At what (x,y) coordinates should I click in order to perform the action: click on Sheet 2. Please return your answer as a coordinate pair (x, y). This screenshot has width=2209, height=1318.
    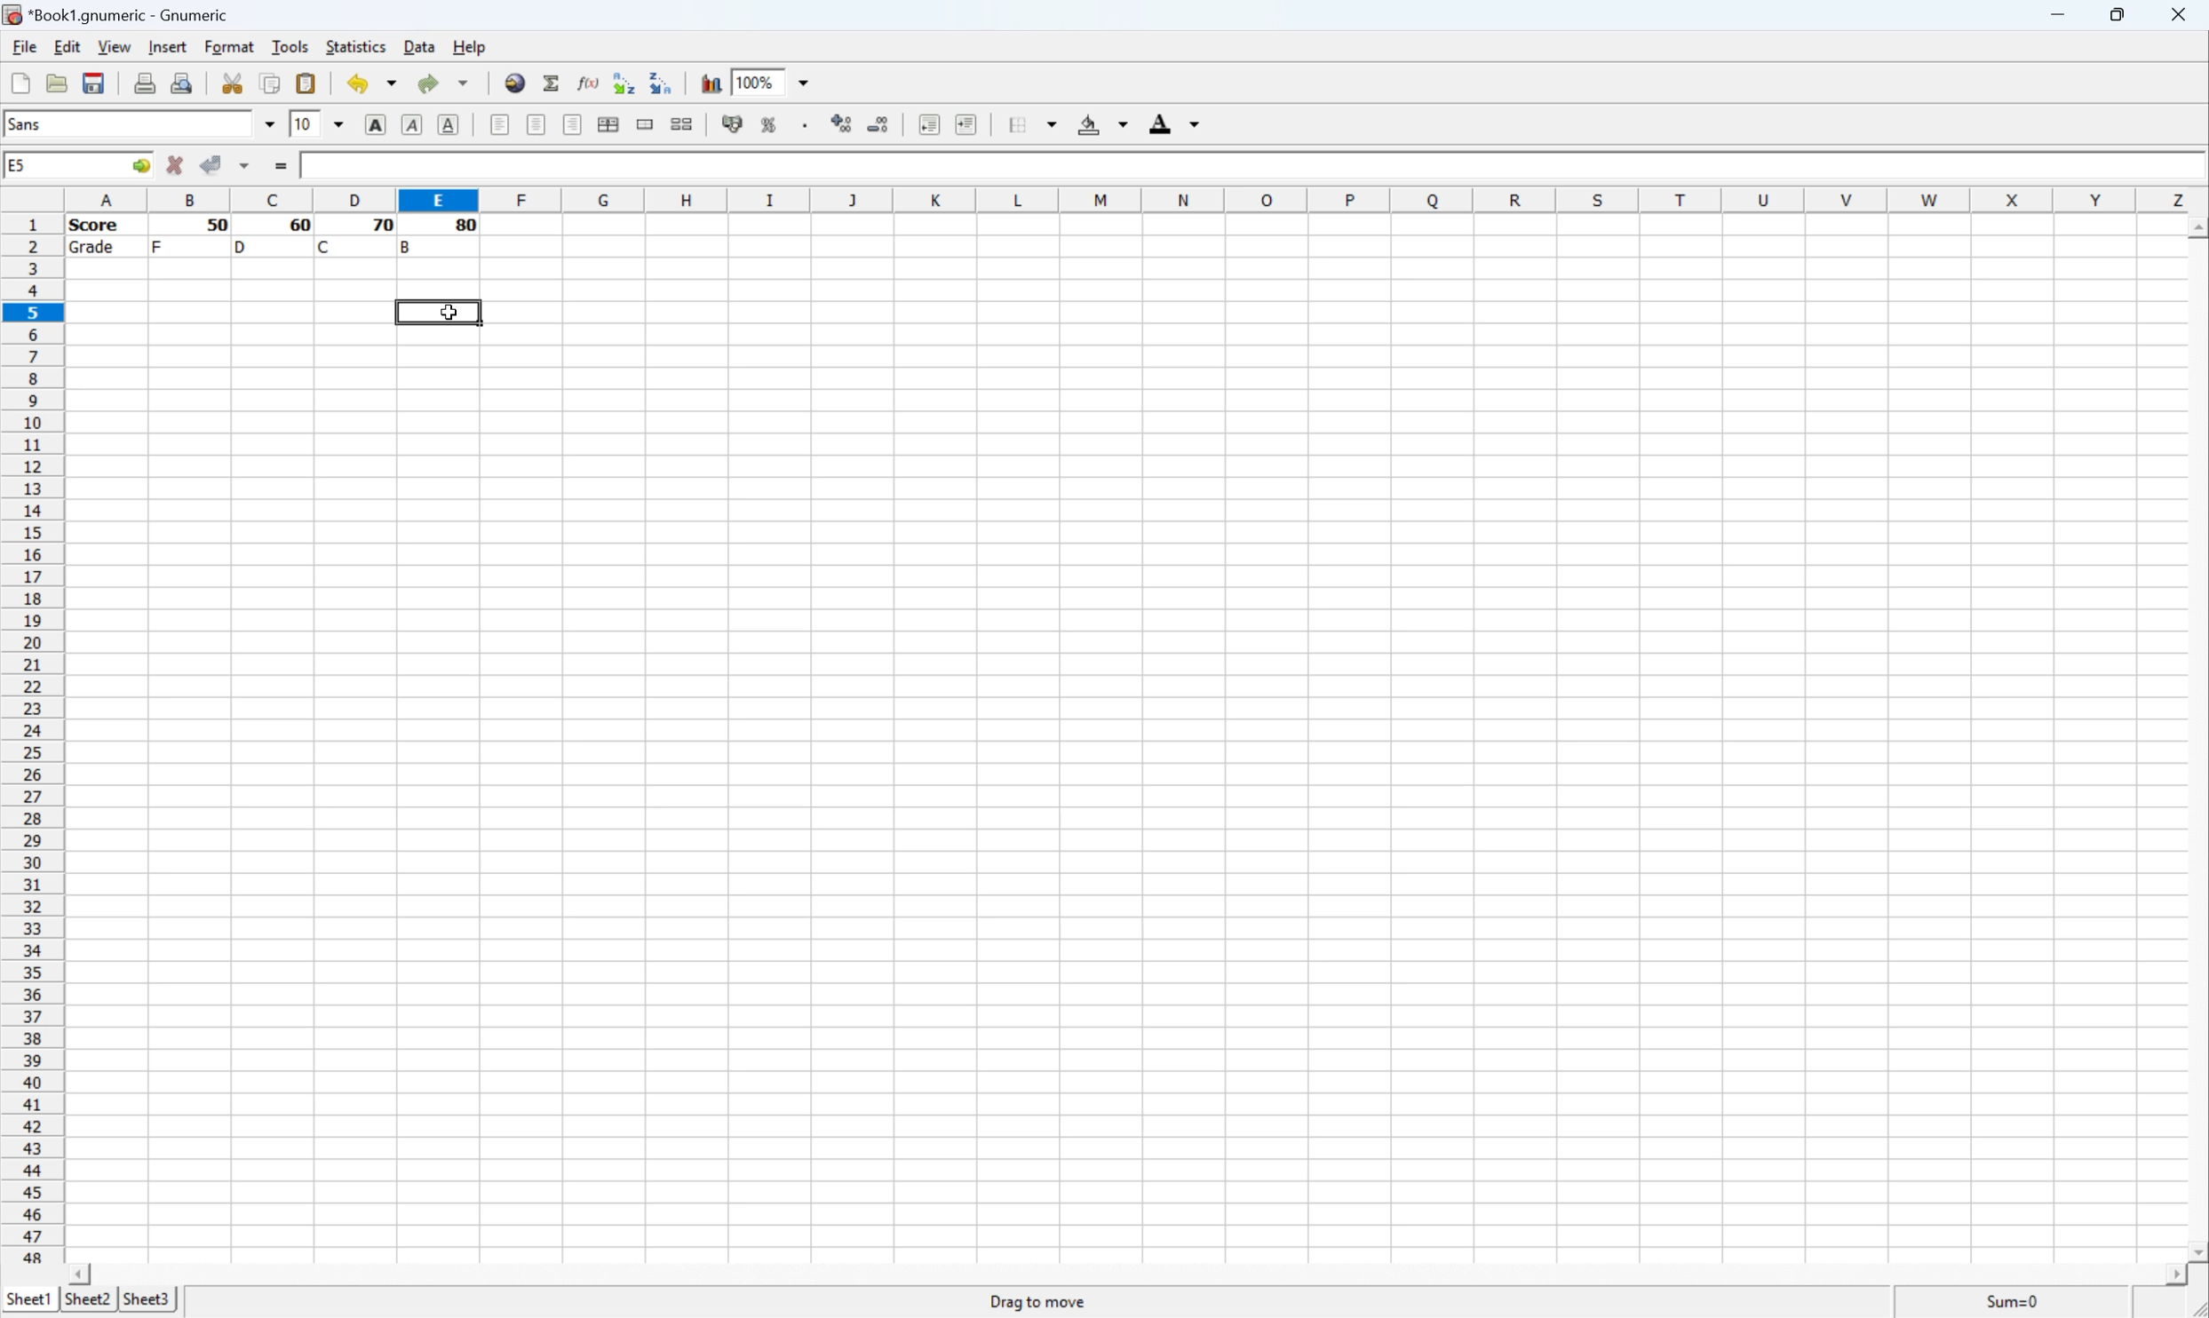
    Looking at the image, I should click on (89, 1298).